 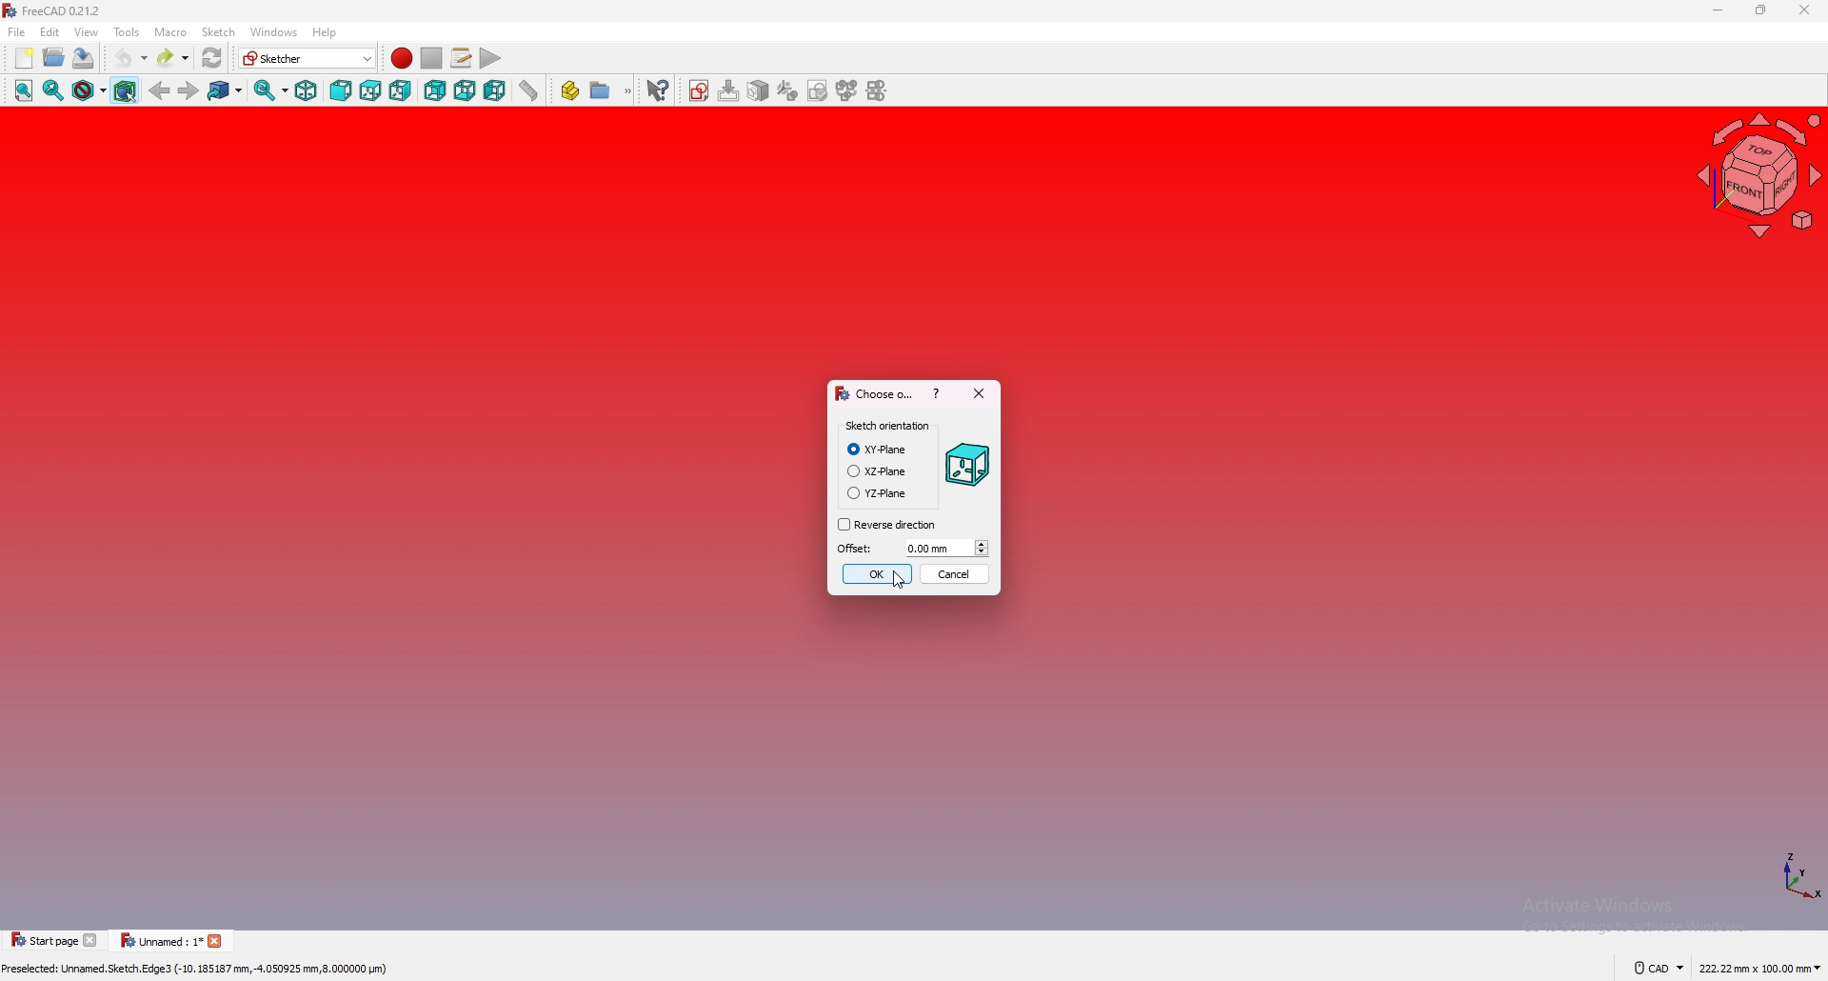 I want to click on macro, so click(x=169, y=30).